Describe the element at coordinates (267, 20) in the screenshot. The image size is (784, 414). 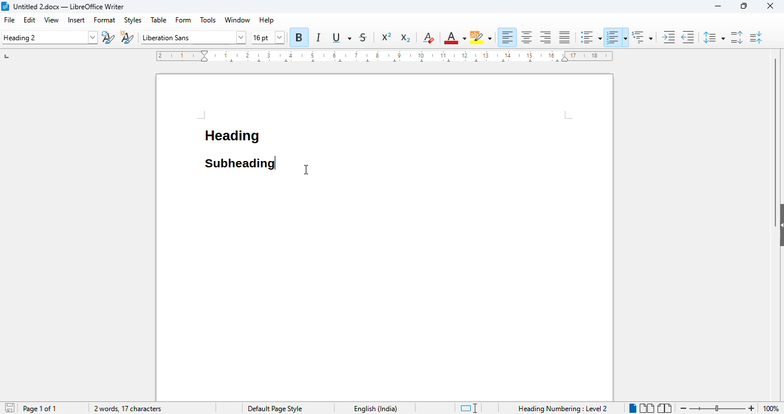
I see `help` at that location.